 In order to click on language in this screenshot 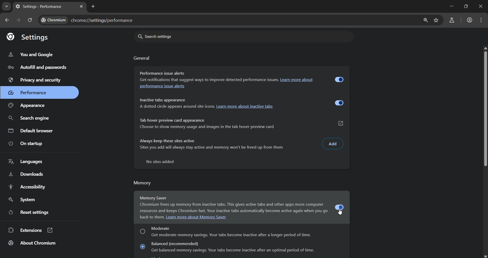, I will do `click(27, 163)`.